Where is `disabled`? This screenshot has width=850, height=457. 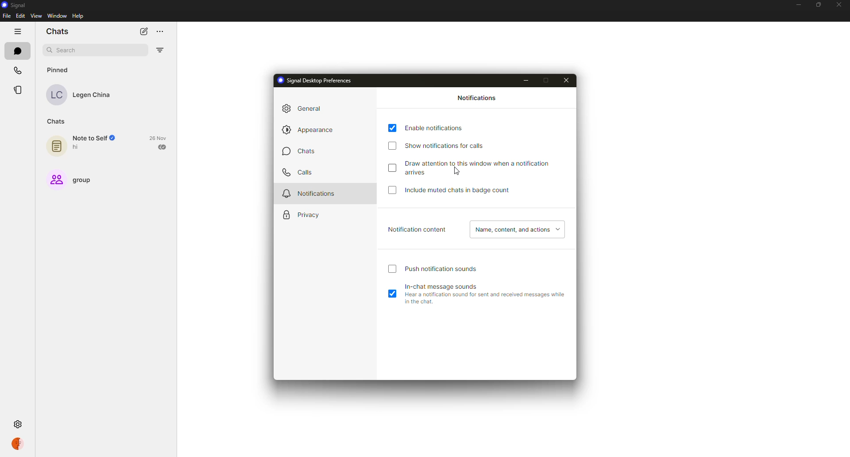 disabled is located at coordinates (394, 145).